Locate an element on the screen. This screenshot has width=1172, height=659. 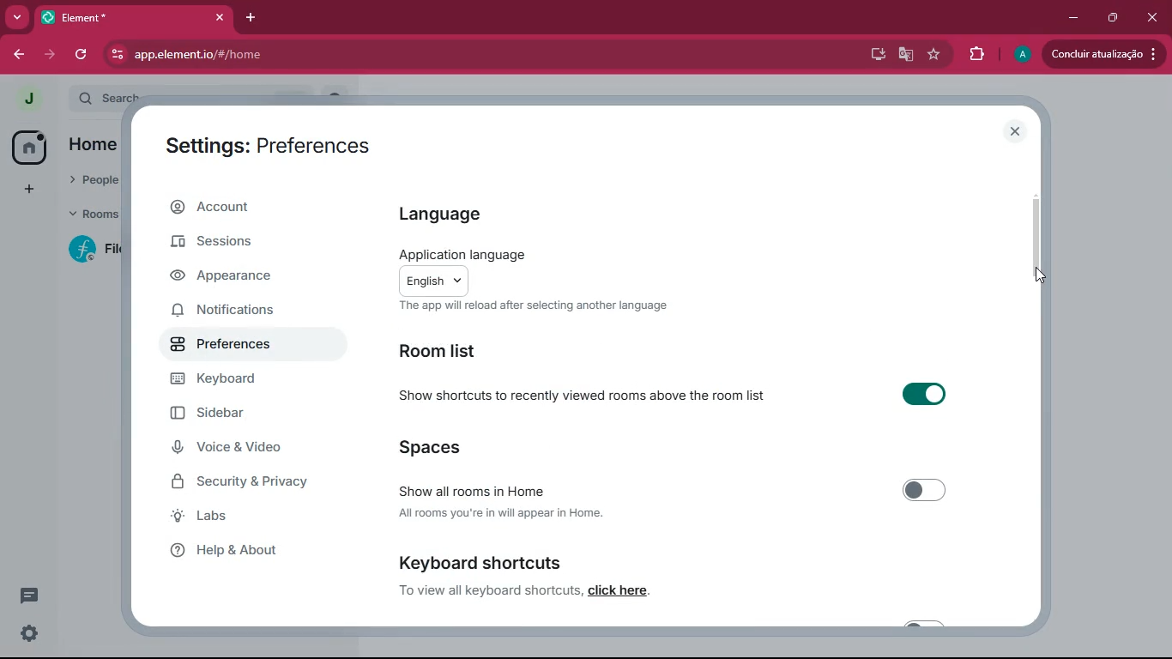
settings is located at coordinates (26, 634).